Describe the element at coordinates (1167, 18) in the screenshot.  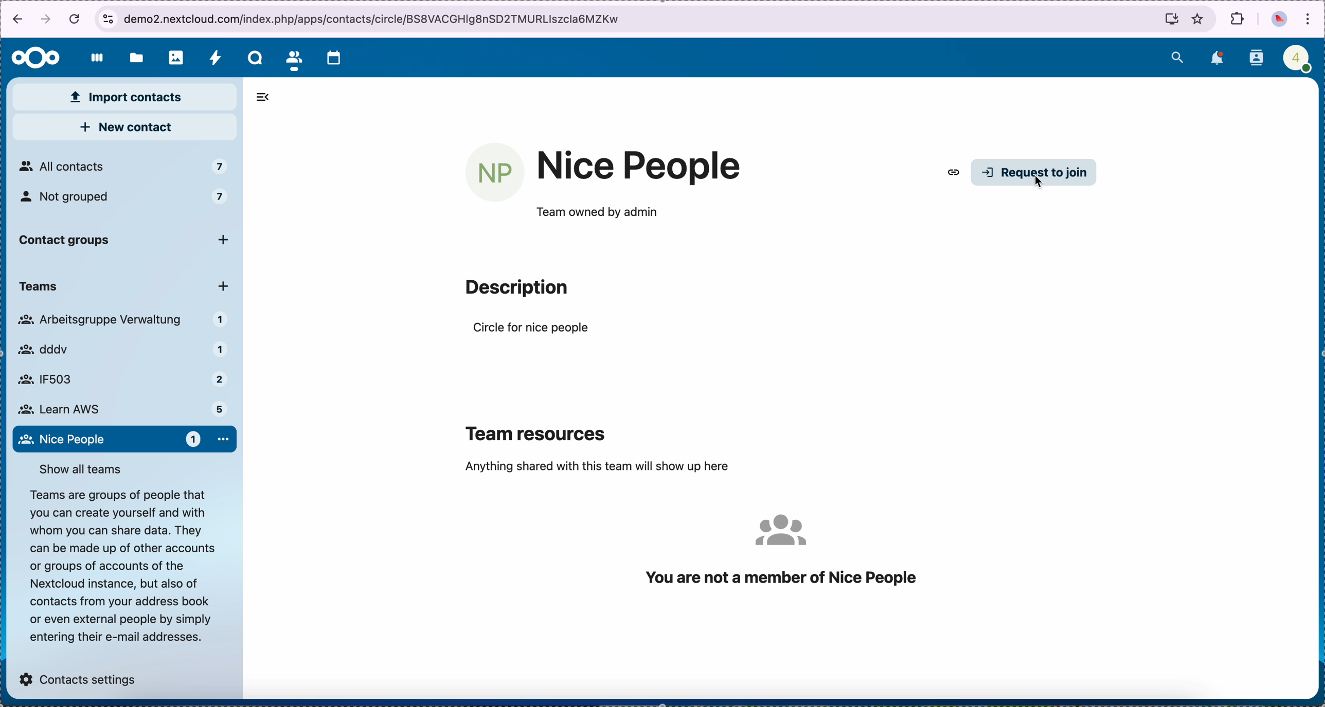
I see `install Nextcloud` at that location.